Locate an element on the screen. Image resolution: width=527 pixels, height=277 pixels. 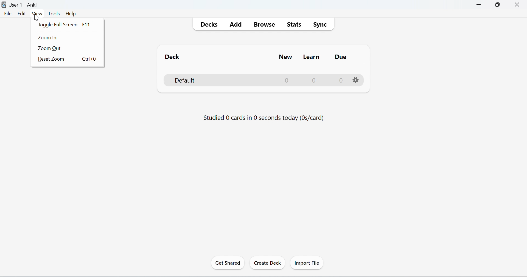
deck is located at coordinates (172, 57).